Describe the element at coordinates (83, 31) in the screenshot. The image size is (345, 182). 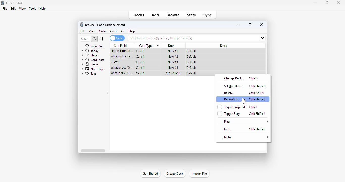
I see `edit` at that location.